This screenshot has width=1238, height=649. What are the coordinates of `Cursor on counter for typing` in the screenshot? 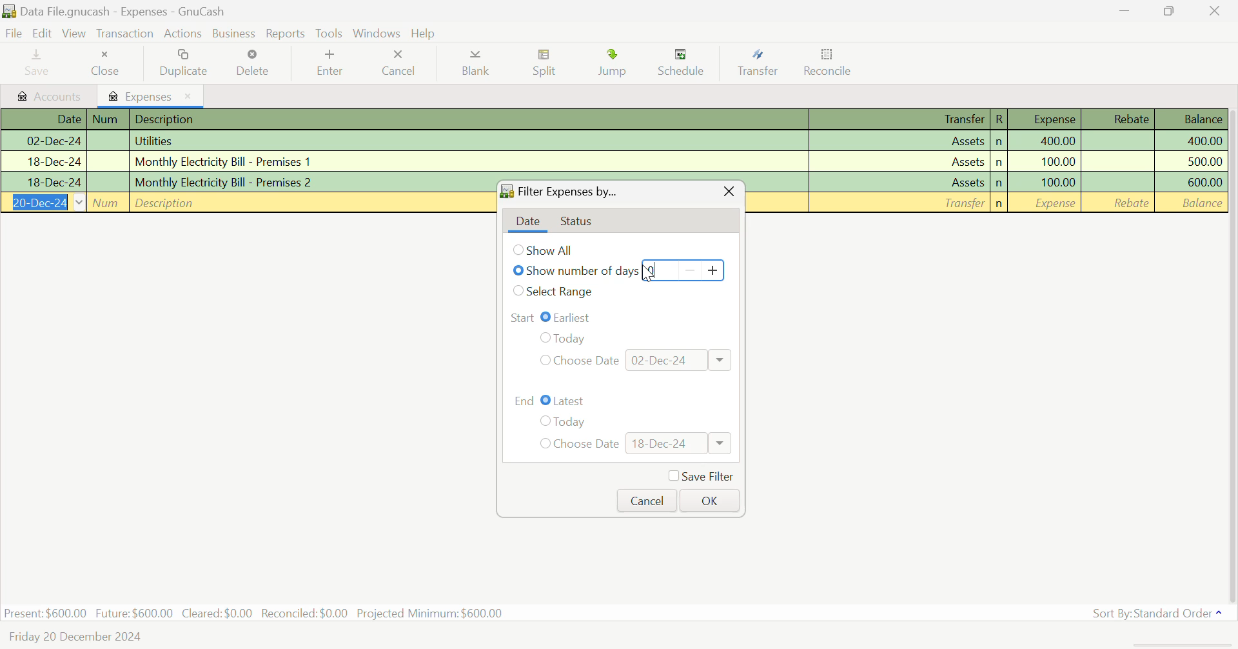 It's located at (651, 269).